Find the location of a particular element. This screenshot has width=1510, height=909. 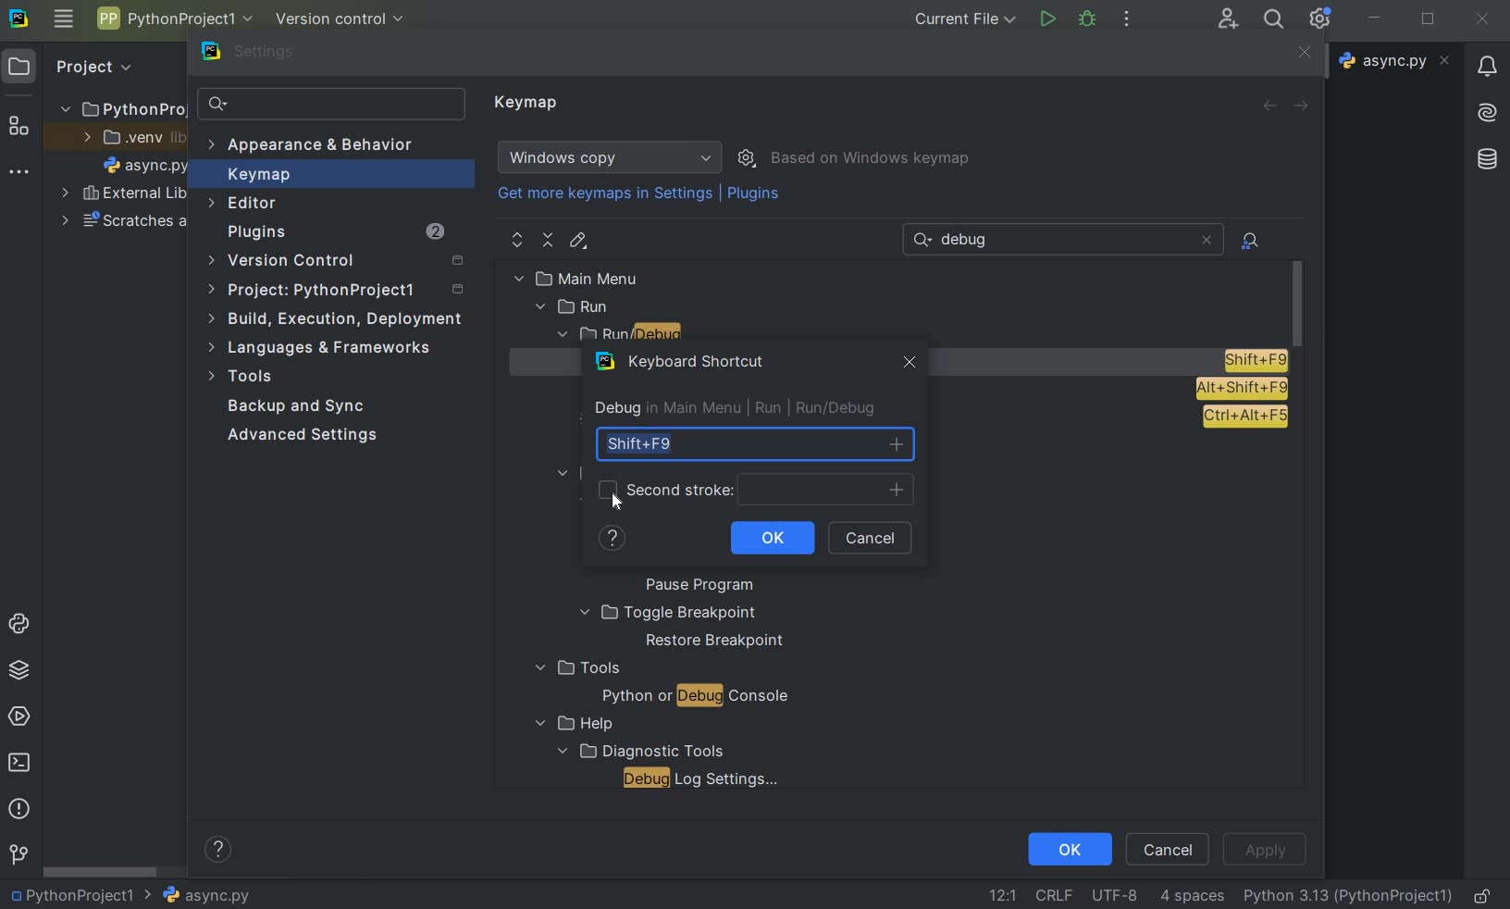

make file readable only is located at coordinates (1484, 894).